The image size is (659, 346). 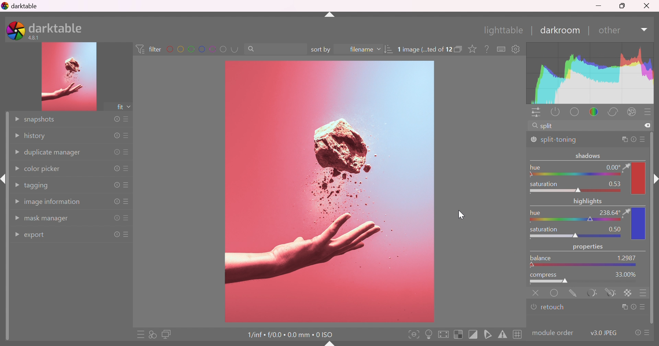 I want to click on reset parameters, so click(x=635, y=139).